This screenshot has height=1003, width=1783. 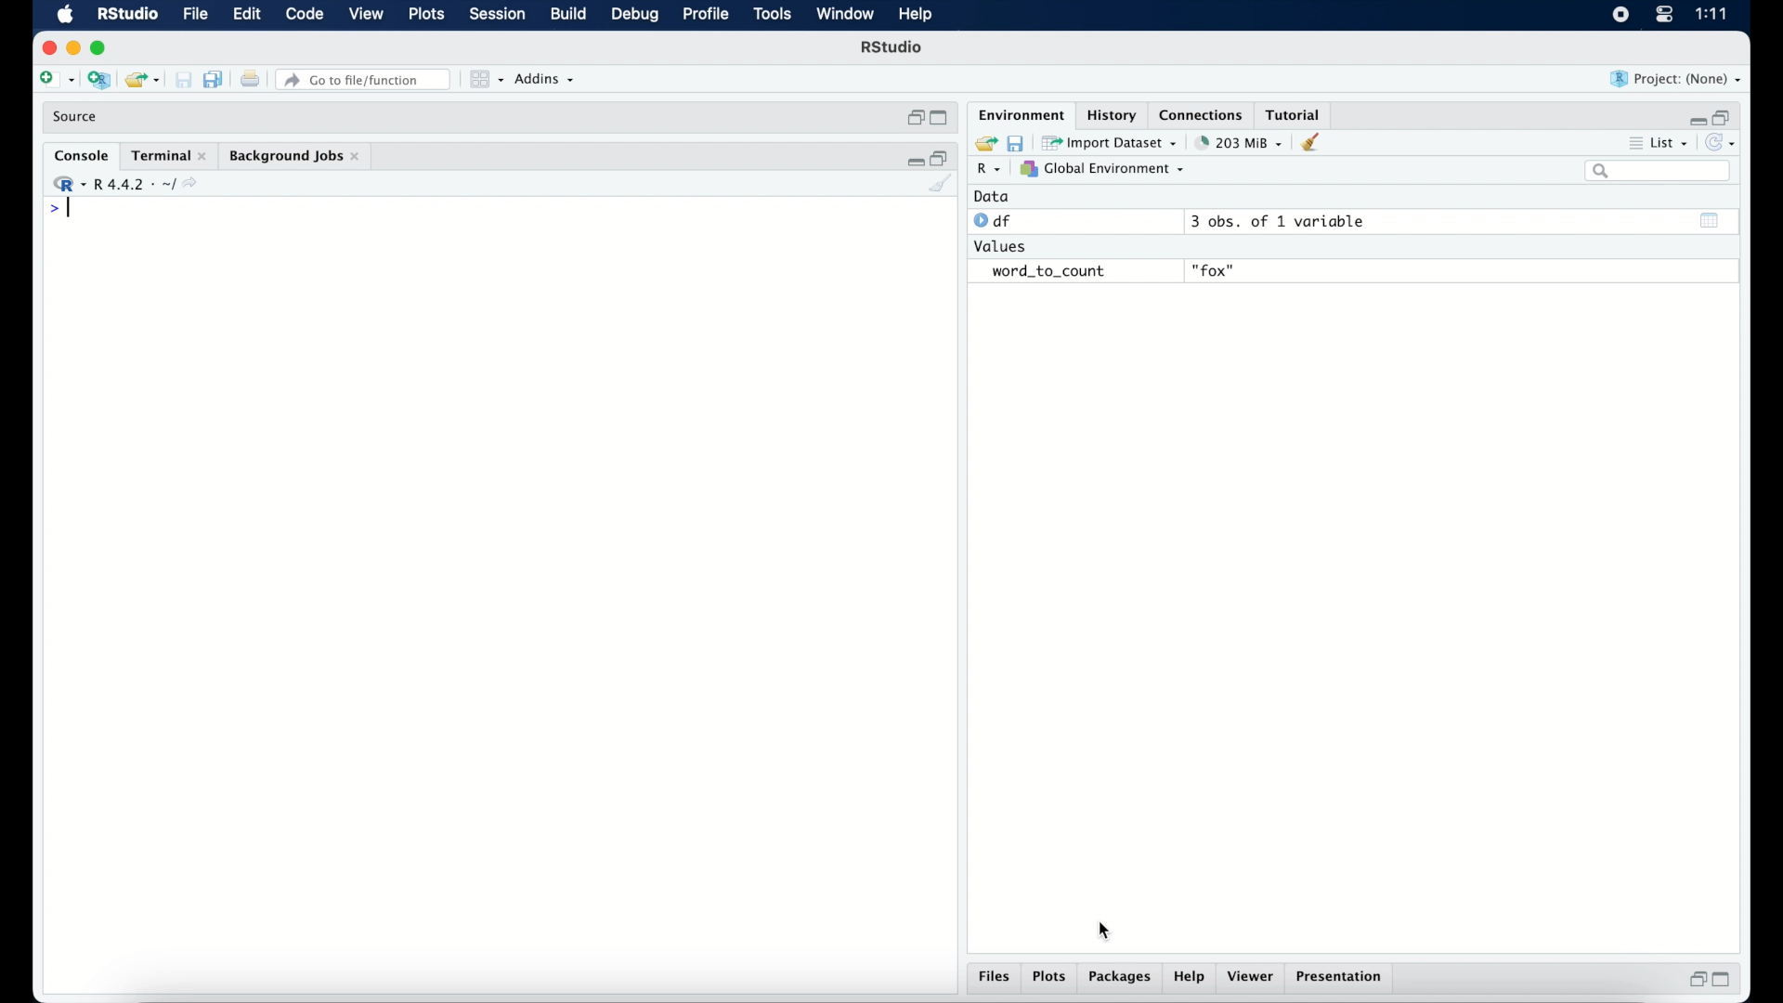 What do you see at coordinates (197, 15) in the screenshot?
I see `file` at bounding box center [197, 15].